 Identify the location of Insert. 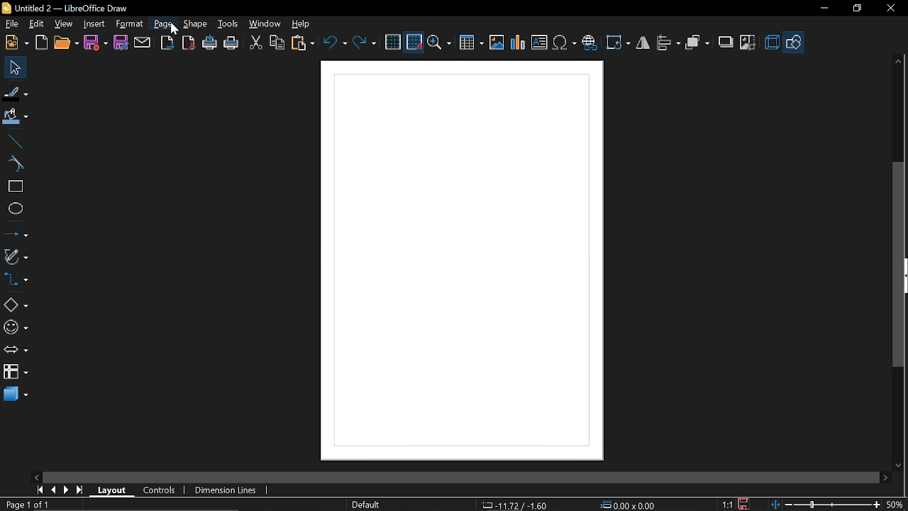
(95, 24).